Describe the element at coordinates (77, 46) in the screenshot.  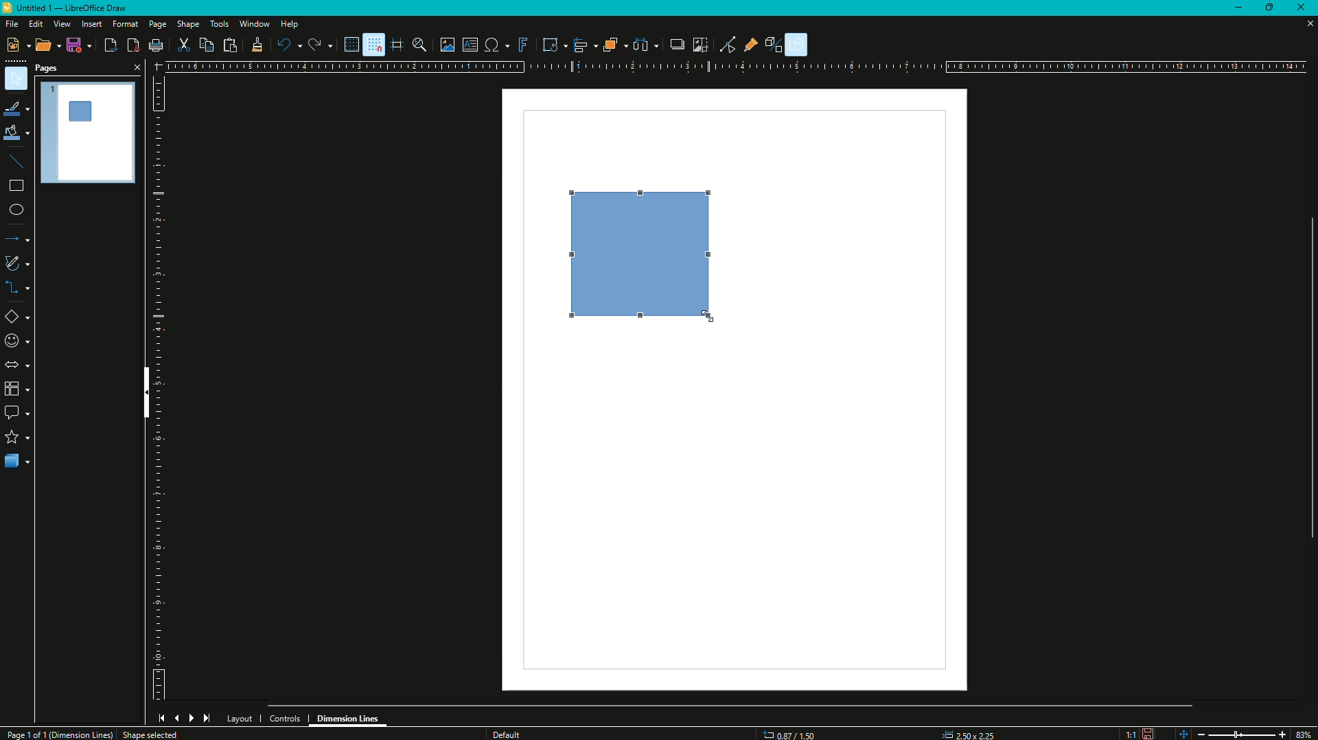
I see `Save` at that location.